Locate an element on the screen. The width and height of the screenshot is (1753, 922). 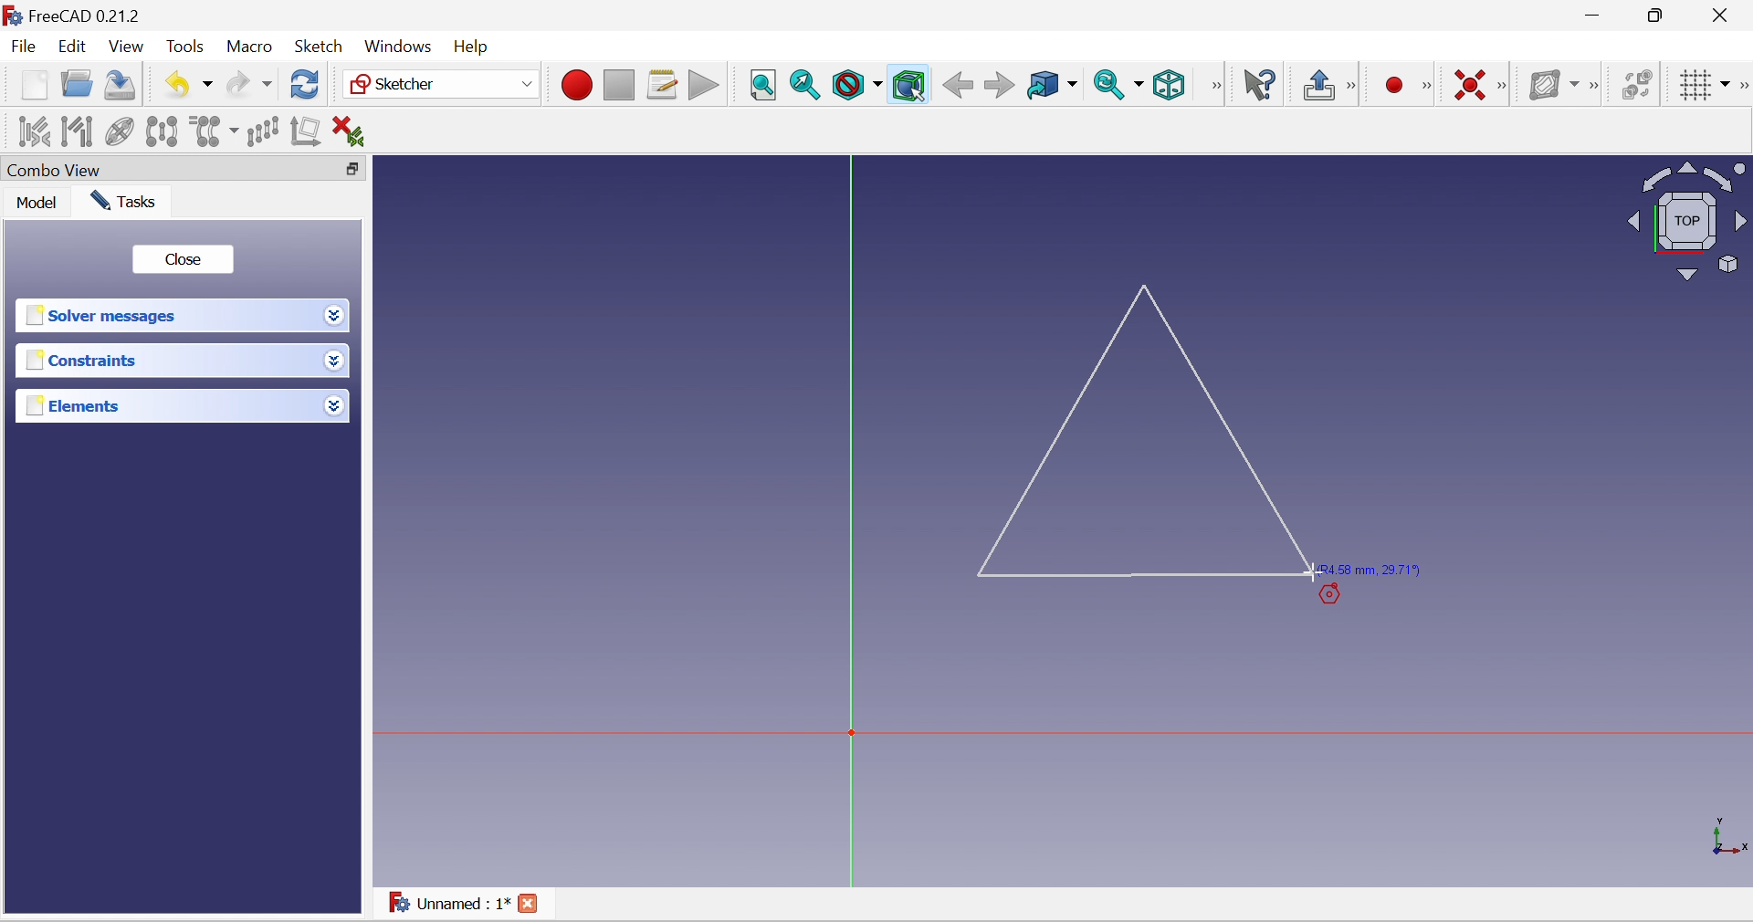
[Sketcher B-spline tools] is located at coordinates (1598, 86).